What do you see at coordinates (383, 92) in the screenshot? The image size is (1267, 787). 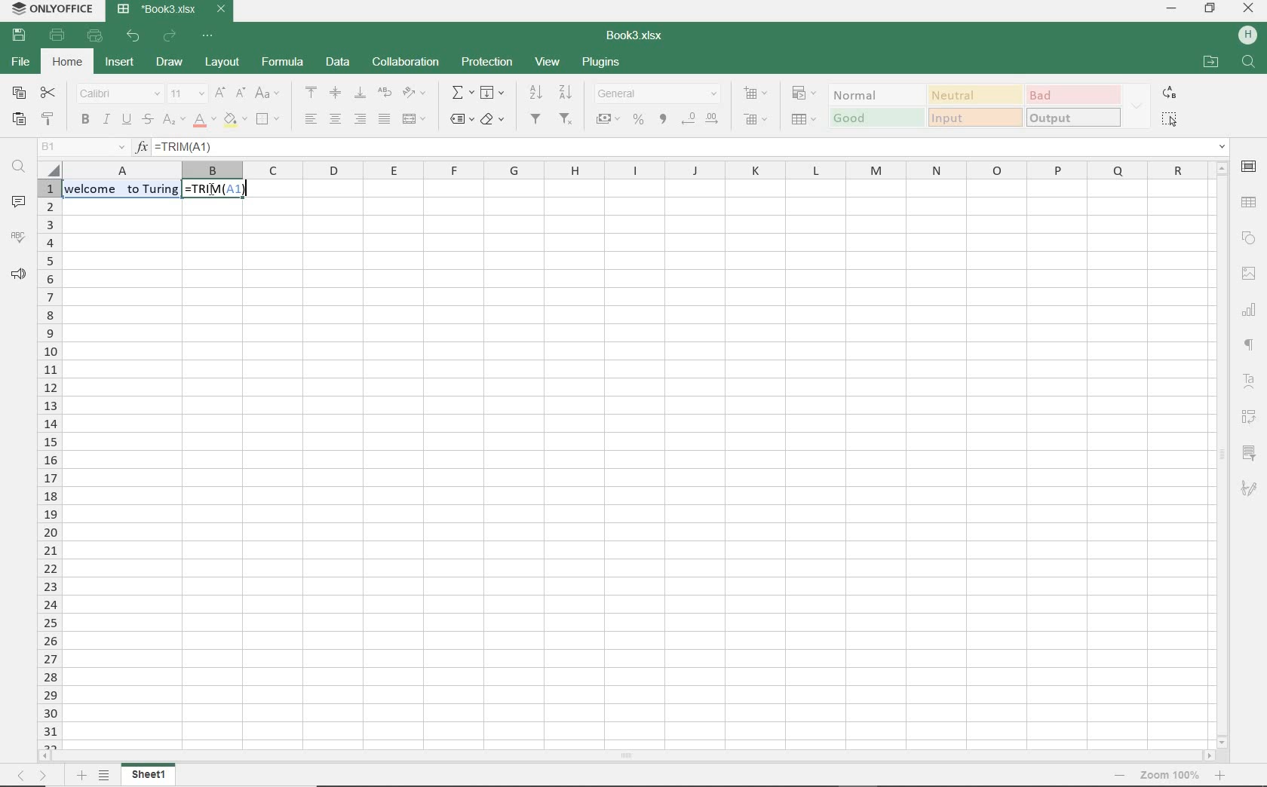 I see `wrap text` at bounding box center [383, 92].